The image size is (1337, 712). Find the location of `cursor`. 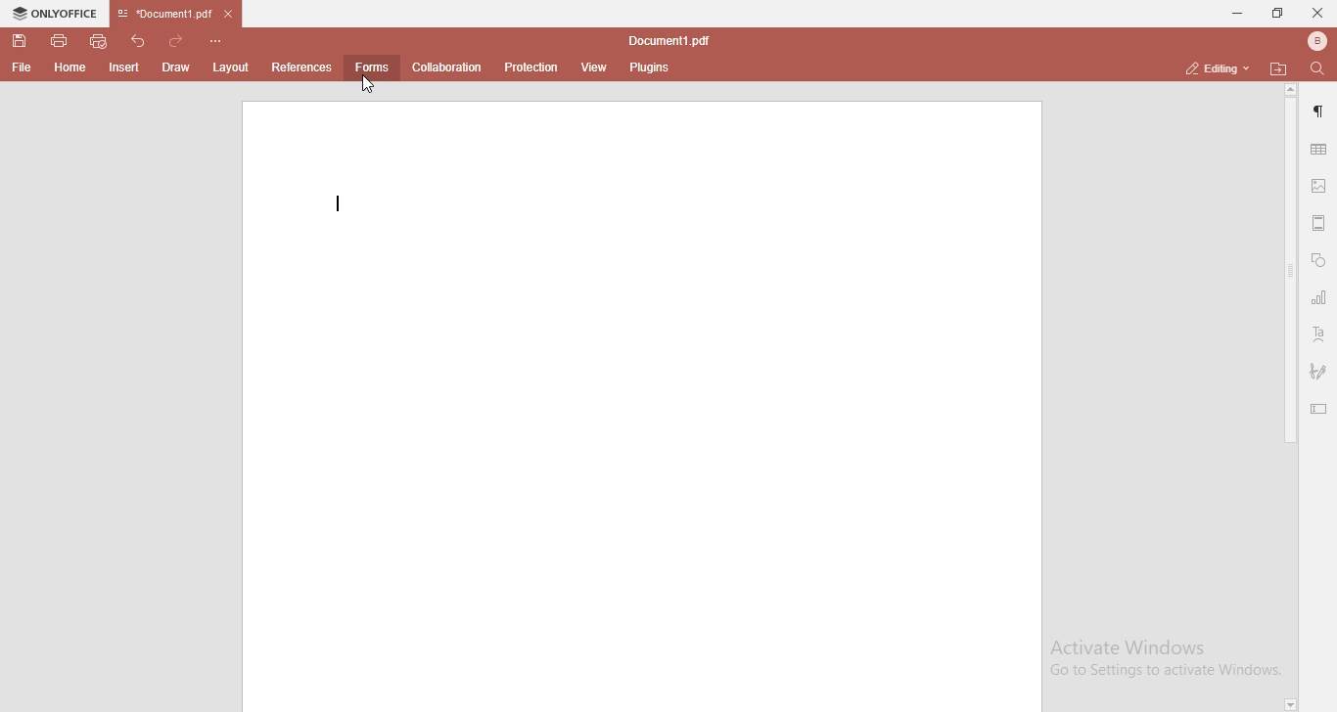

cursor is located at coordinates (373, 85).